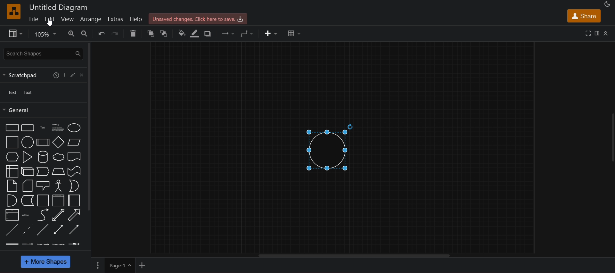 The image size is (615, 273). I want to click on help, so click(135, 19).